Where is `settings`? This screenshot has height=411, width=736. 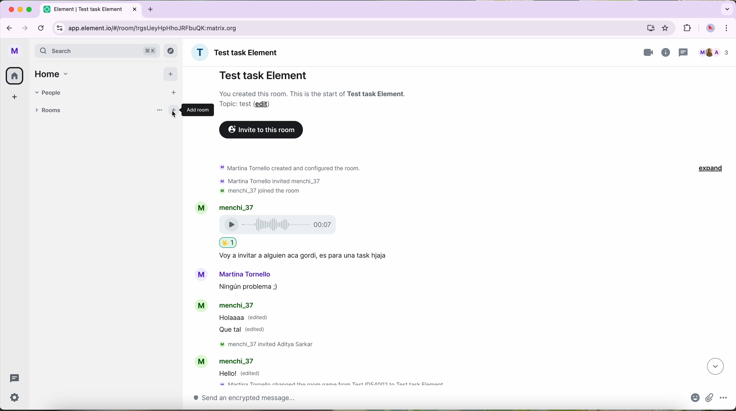 settings is located at coordinates (16, 398).